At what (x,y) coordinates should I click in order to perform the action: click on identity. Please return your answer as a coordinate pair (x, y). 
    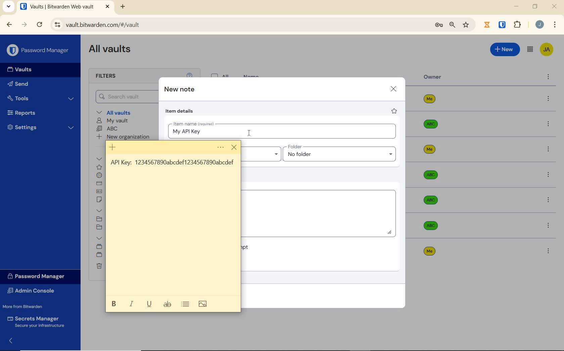
    Looking at the image, I should click on (100, 192).